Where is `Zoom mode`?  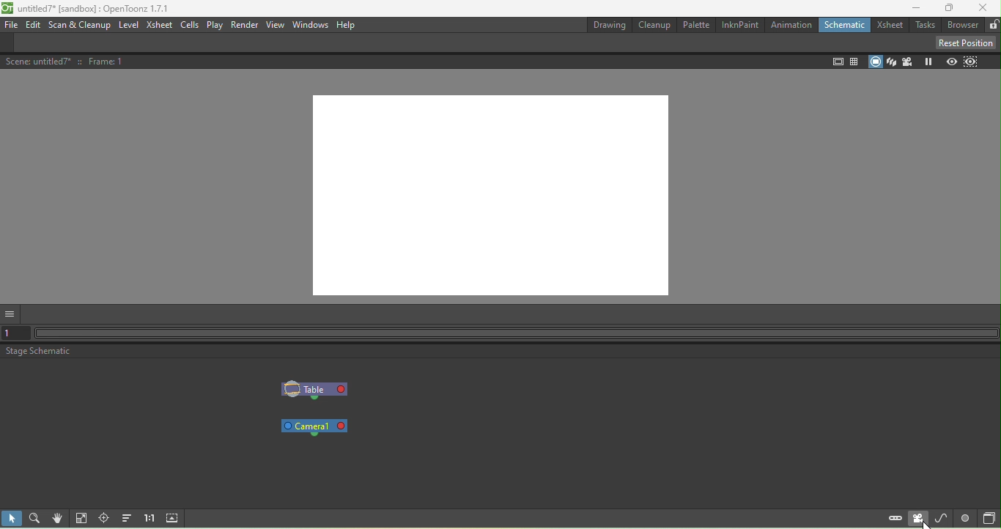
Zoom mode is located at coordinates (37, 517).